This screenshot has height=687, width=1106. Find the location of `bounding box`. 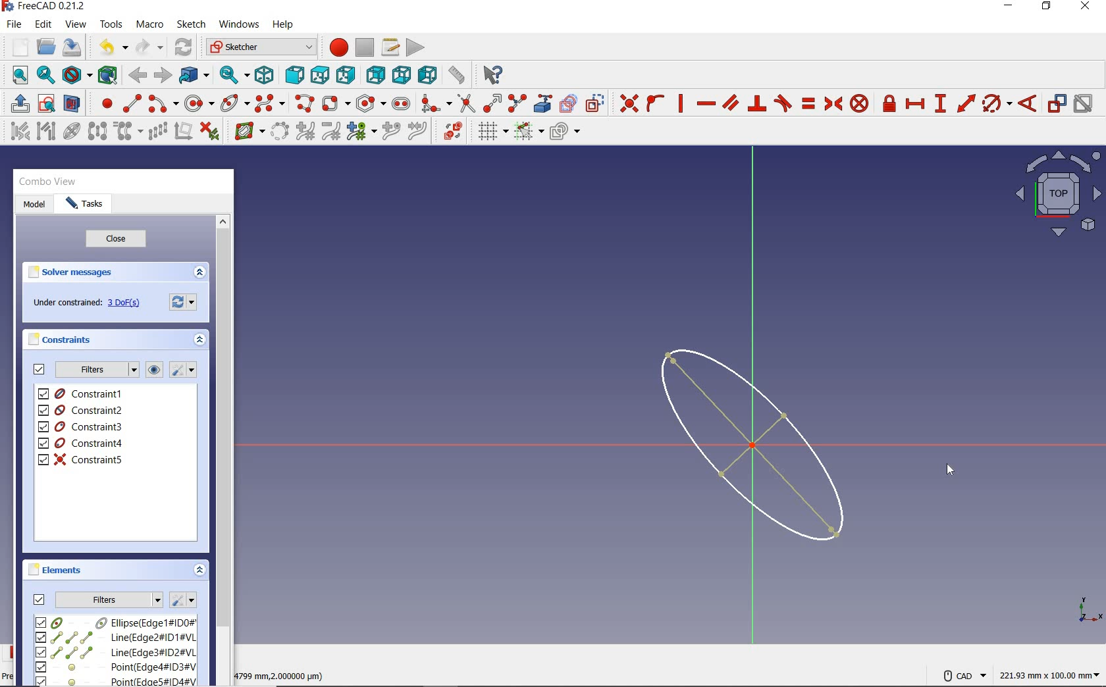

bounding box is located at coordinates (108, 74).